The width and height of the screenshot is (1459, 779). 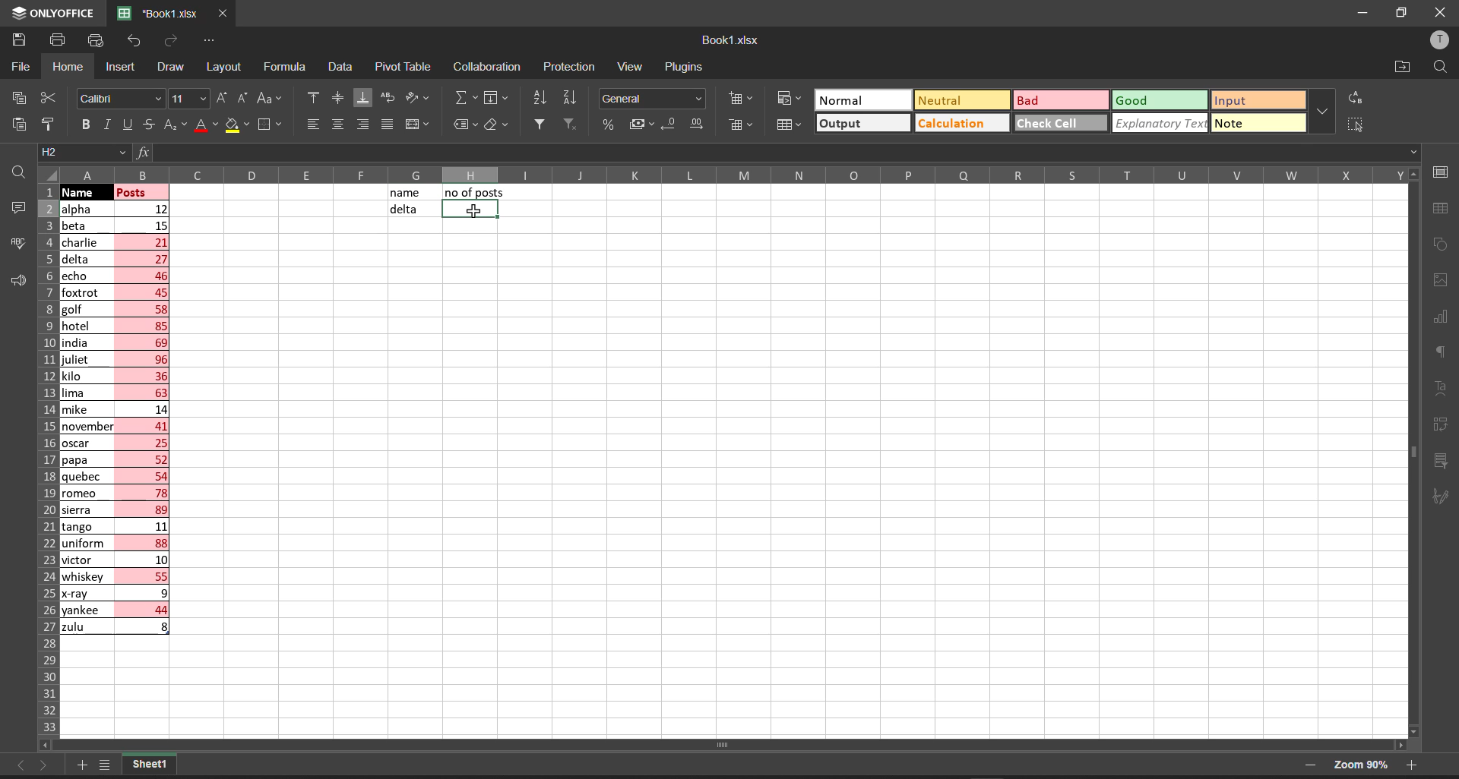 What do you see at coordinates (54, 16) in the screenshot?
I see `onlyoffice` at bounding box center [54, 16].